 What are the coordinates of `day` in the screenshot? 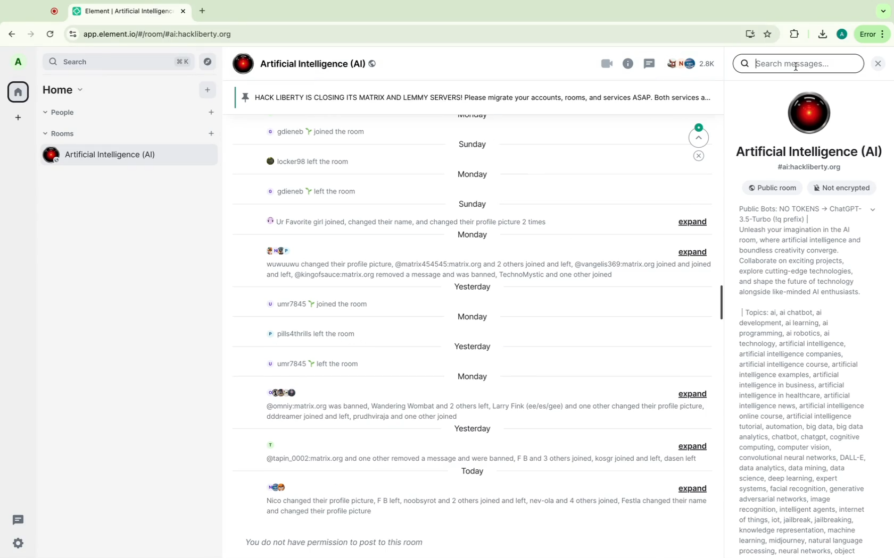 It's located at (471, 288).